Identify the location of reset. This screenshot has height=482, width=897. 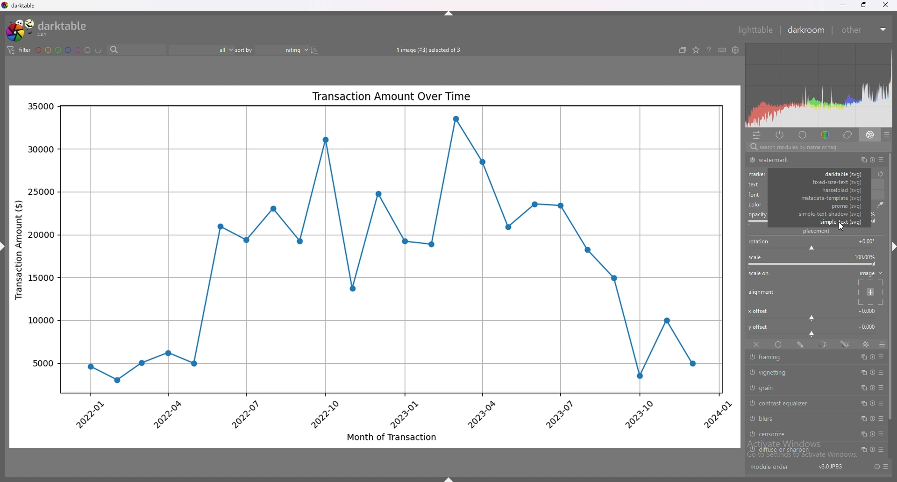
(872, 388).